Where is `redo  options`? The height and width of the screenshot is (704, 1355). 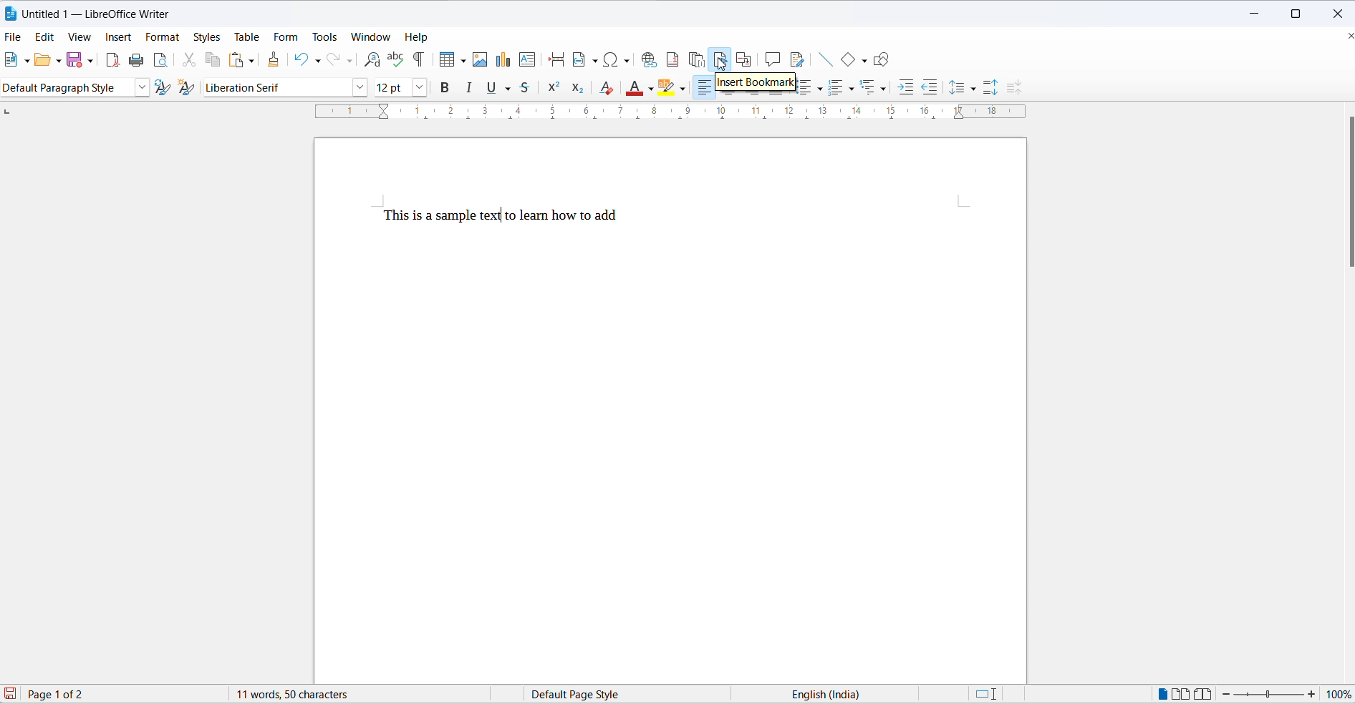 redo  options is located at coordinates (350, 60).